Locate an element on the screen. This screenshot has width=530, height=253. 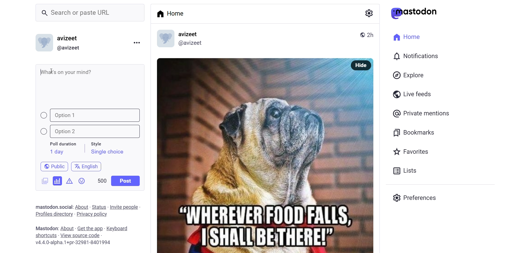
notification is located at coordinates (415, 57).